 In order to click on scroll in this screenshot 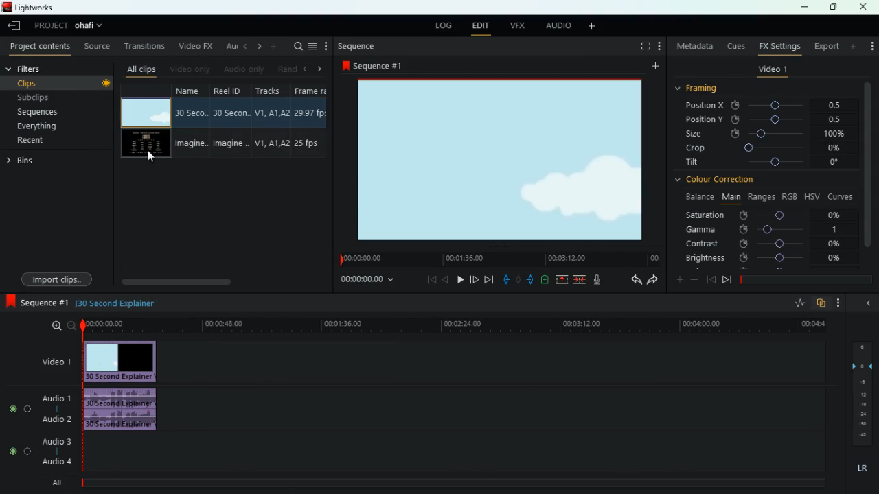, I will do `click(220, 281)`.